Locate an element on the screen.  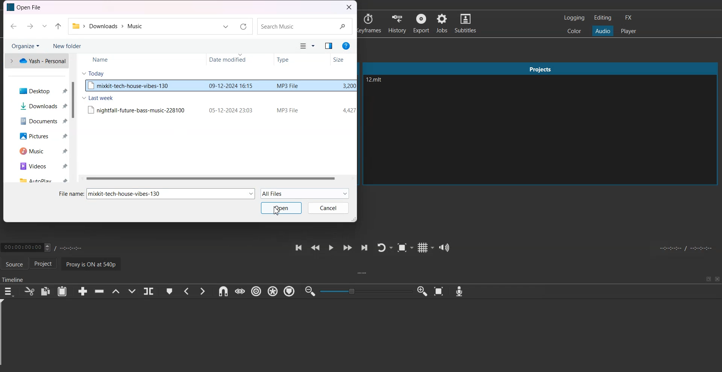
Previous marker is located at coordinates (186, 291).